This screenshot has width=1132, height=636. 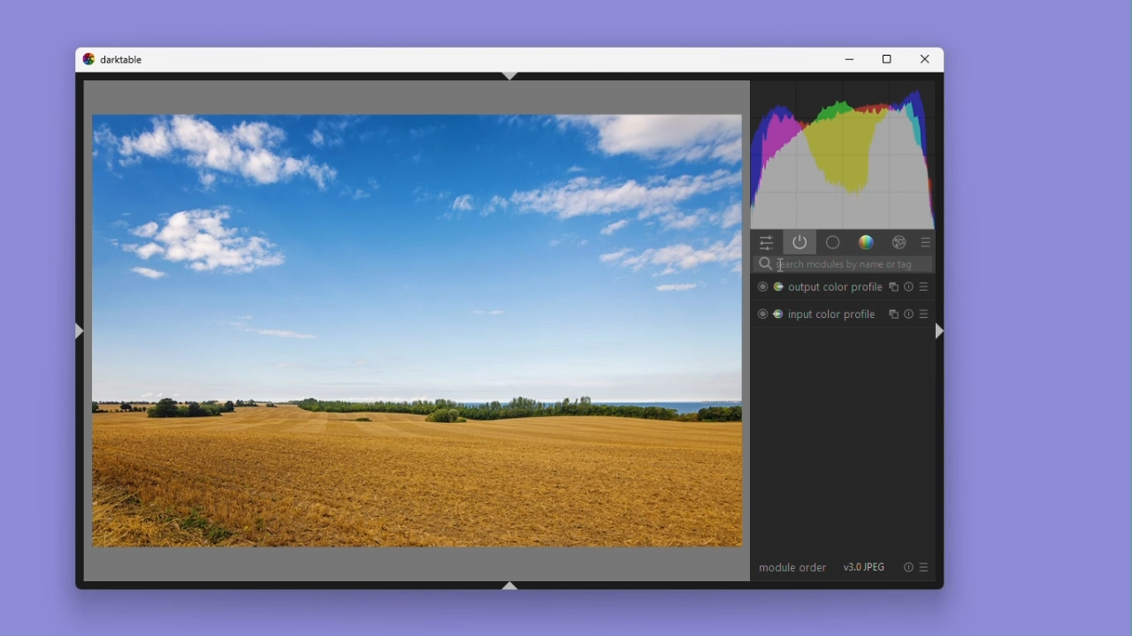 What do you see at coordinates (843, 156) in the screenshot?
I see `Histogram` at bounding box center [843, 156].